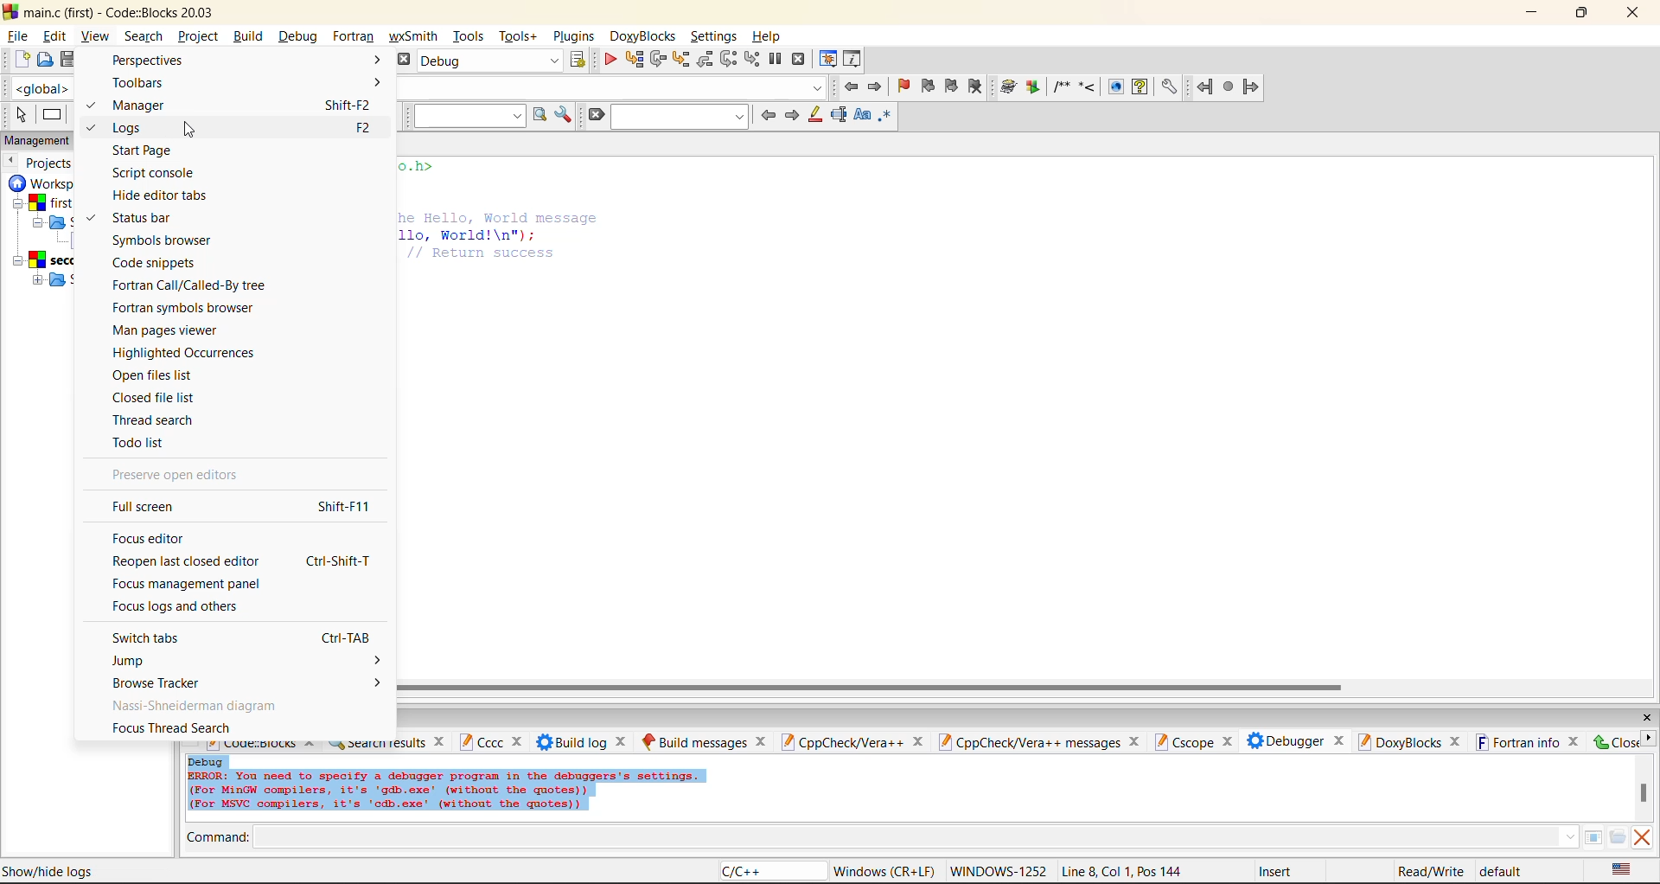 Image resolution: width=1660 pixels, height=884 pixels. Describe the element at coordinates (902, 837) in the screenshot. I see `command` at that location.